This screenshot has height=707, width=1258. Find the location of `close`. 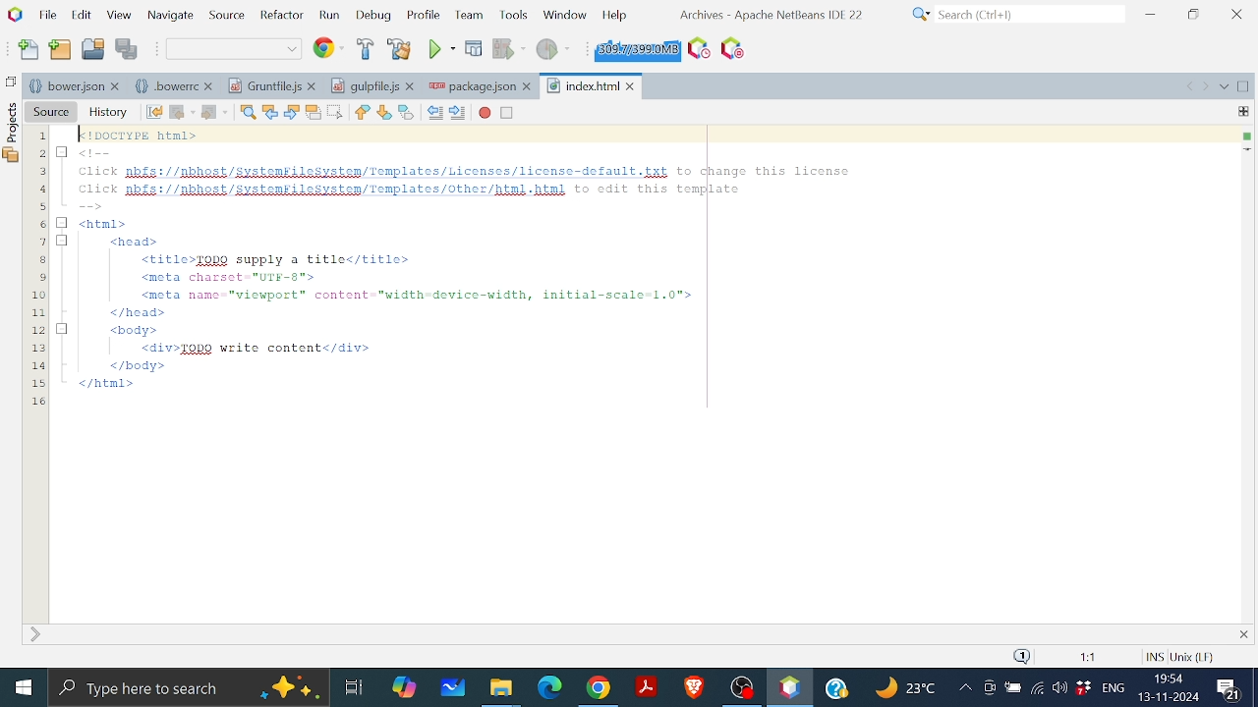

close is located at coordinates (116, 85).